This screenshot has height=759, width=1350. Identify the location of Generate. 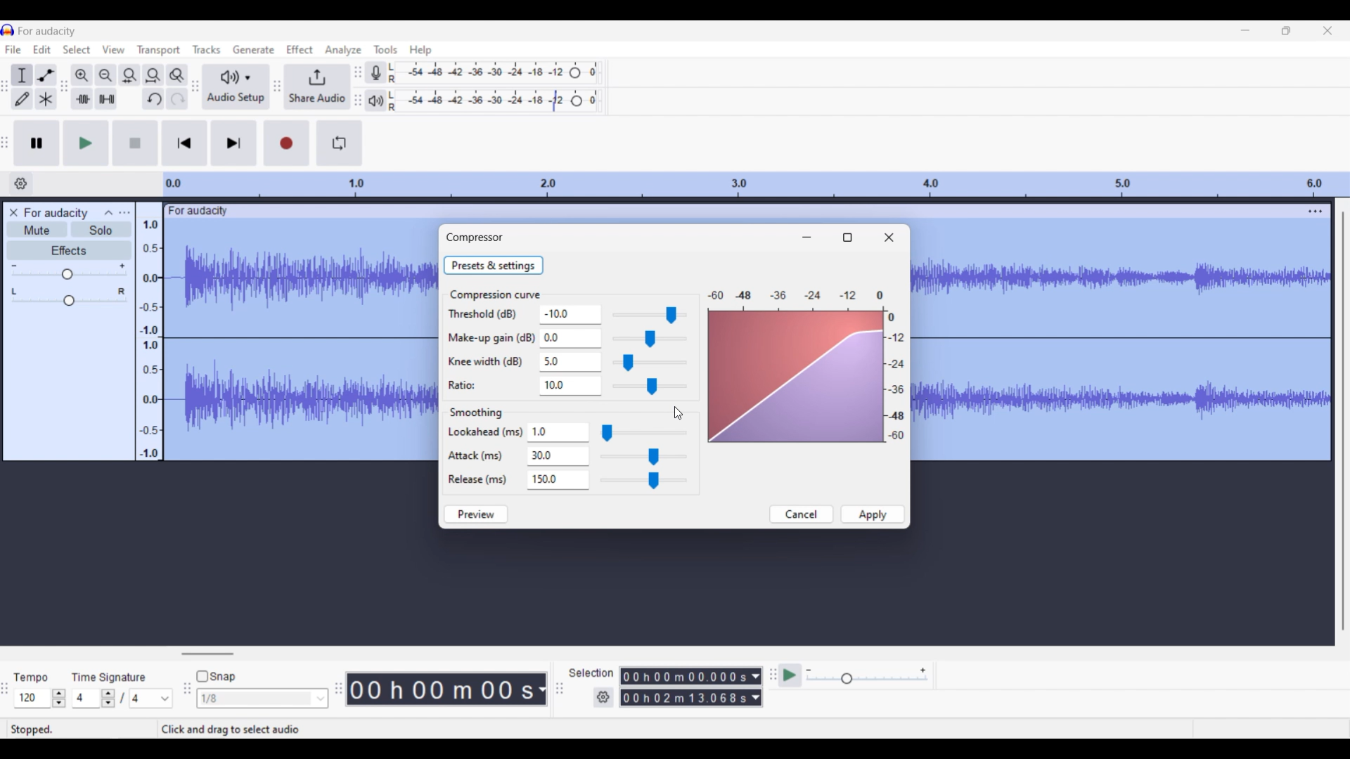
(252, 48).